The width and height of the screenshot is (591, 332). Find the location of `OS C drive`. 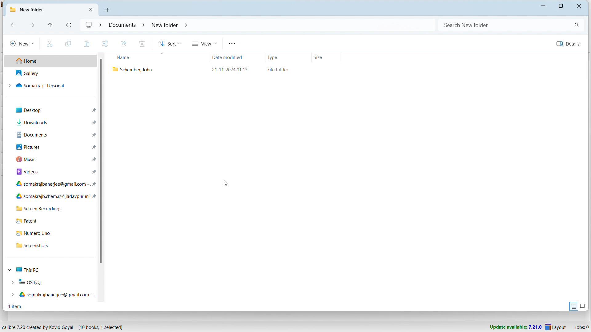

OS C drive is located at coordinates (28, 282).